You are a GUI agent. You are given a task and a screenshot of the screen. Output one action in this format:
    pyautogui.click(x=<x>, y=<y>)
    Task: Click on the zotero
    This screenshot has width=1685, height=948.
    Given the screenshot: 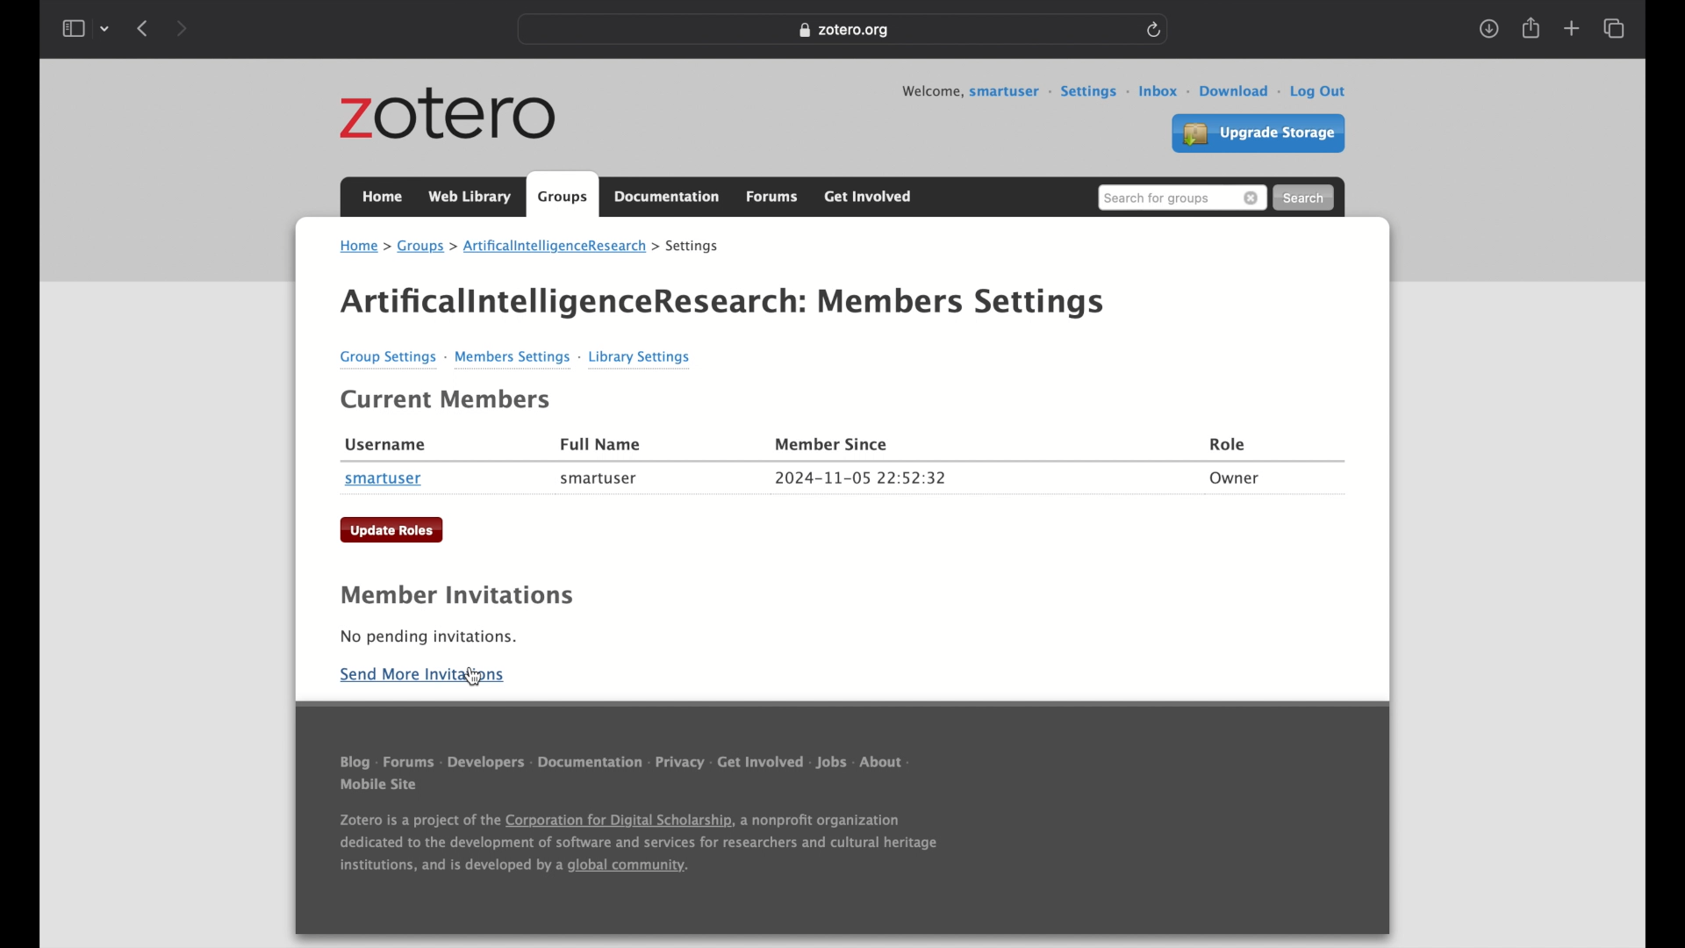 What is the action you would take?
    pyautogui.click(x=448, y=115)
    